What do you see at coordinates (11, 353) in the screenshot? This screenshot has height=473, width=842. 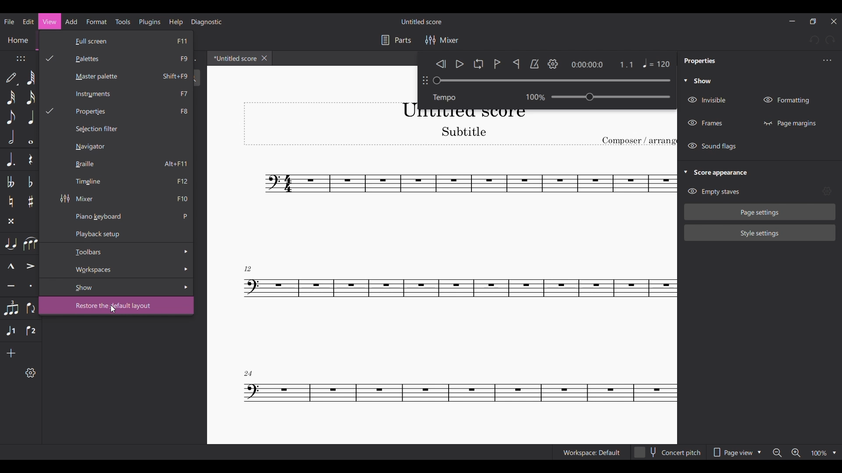 I see `Add` at bounding box center [11, 353].